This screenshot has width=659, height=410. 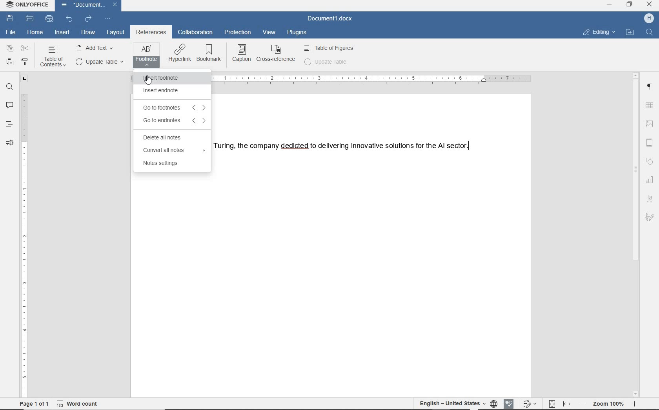 I want to click on comments, so click(x=9, y=104).